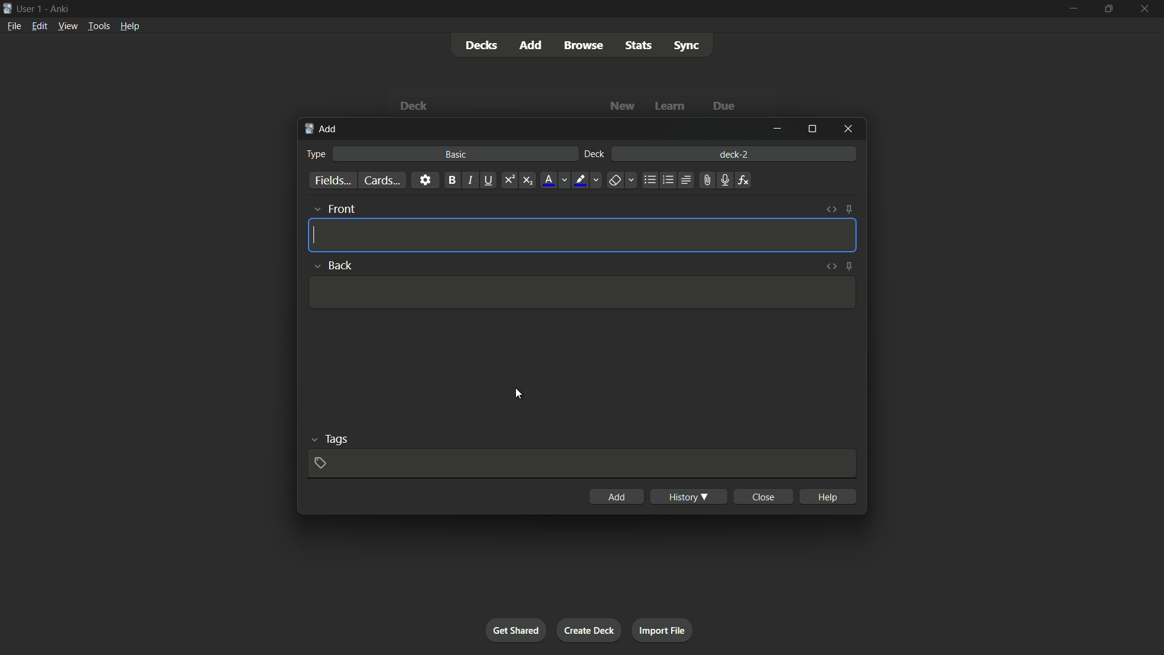  I want to click on minimize, so click(780, 130).